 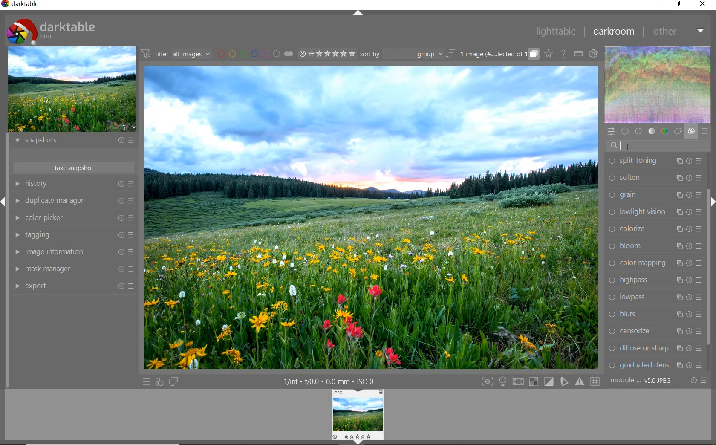 I want to click on color picker, so click(x=74, y=217).